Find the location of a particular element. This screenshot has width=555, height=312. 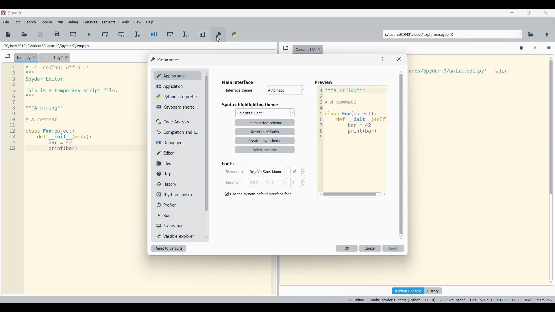

Edit menu is located at coordinates (17, 22).